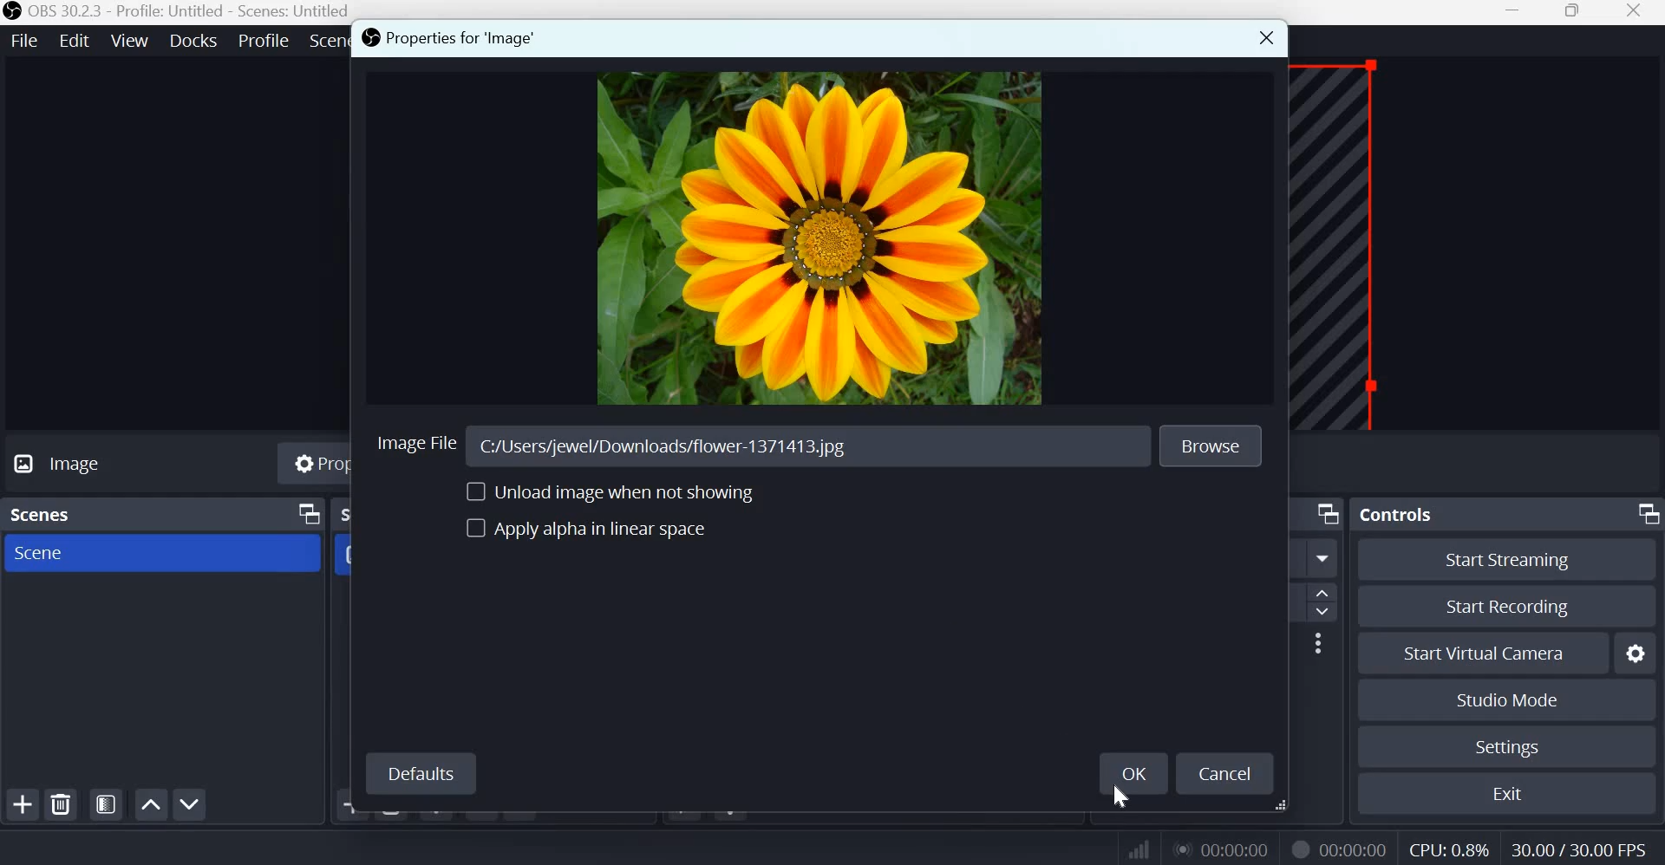 The width and height of the screenshot is (1665, 865). What do you see at coordinates (1638, 14) in the screenshot?
I see `close` at bounding box center [1638, 14].